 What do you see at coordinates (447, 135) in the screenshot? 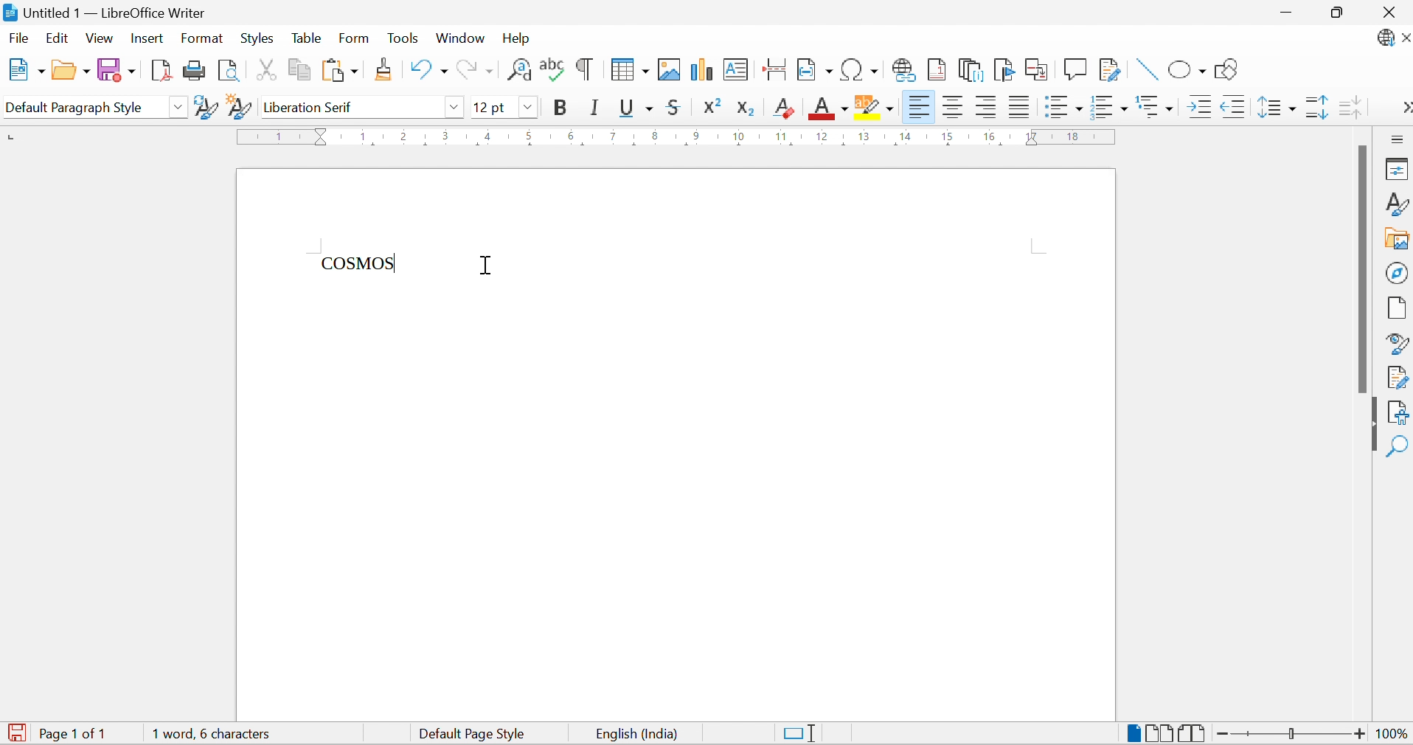
I see `3` at bounding box center [447, 135].